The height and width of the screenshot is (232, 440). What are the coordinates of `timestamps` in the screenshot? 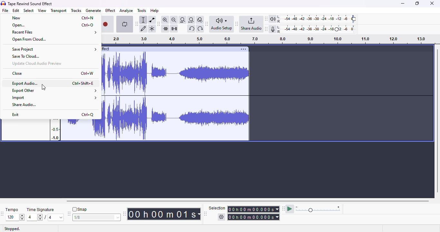 It's located at (55, 130).